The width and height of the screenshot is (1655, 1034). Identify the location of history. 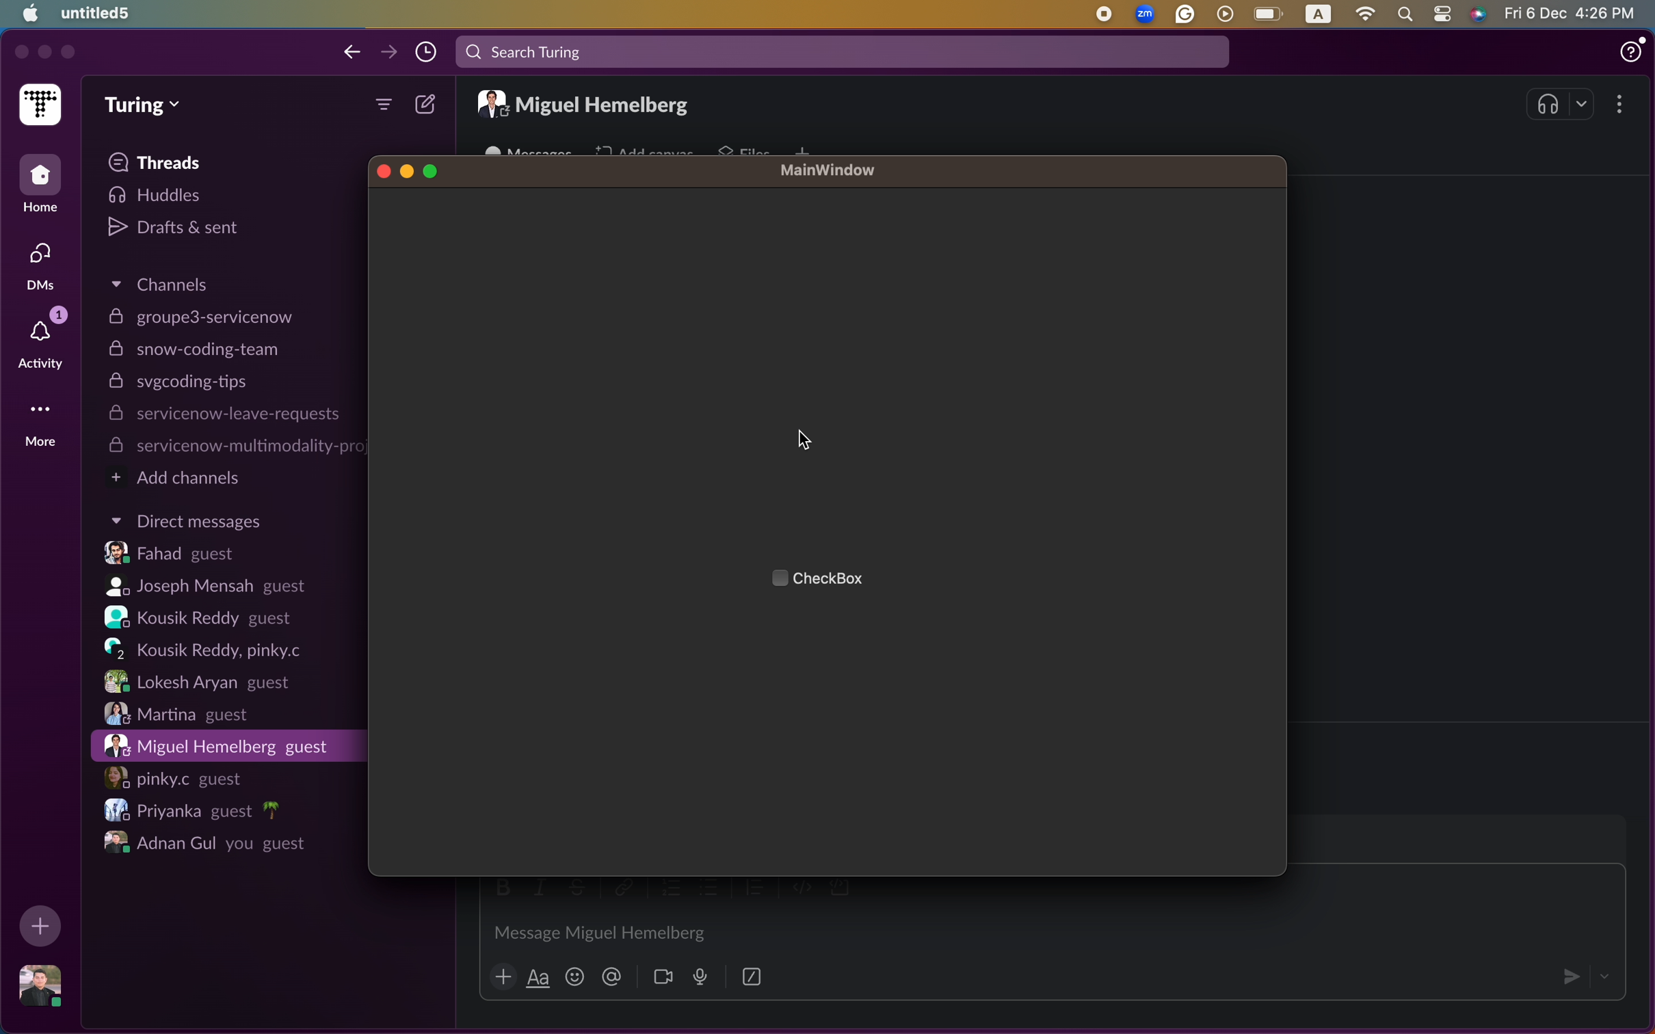
(427, 51).